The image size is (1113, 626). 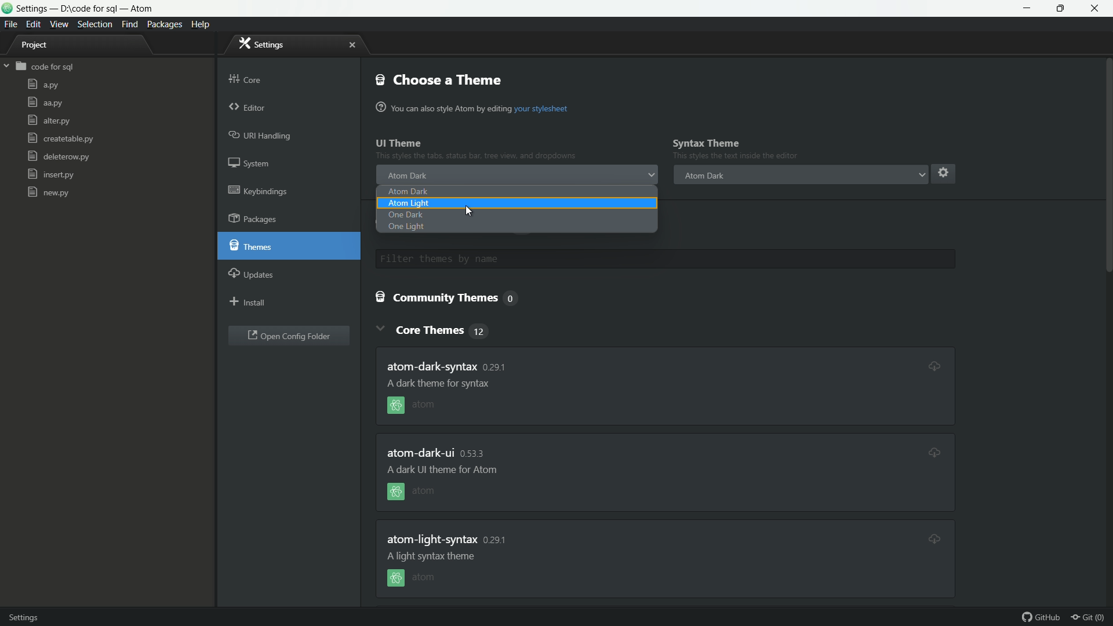 I want to click on edit menu, so click(x=34, y=23).